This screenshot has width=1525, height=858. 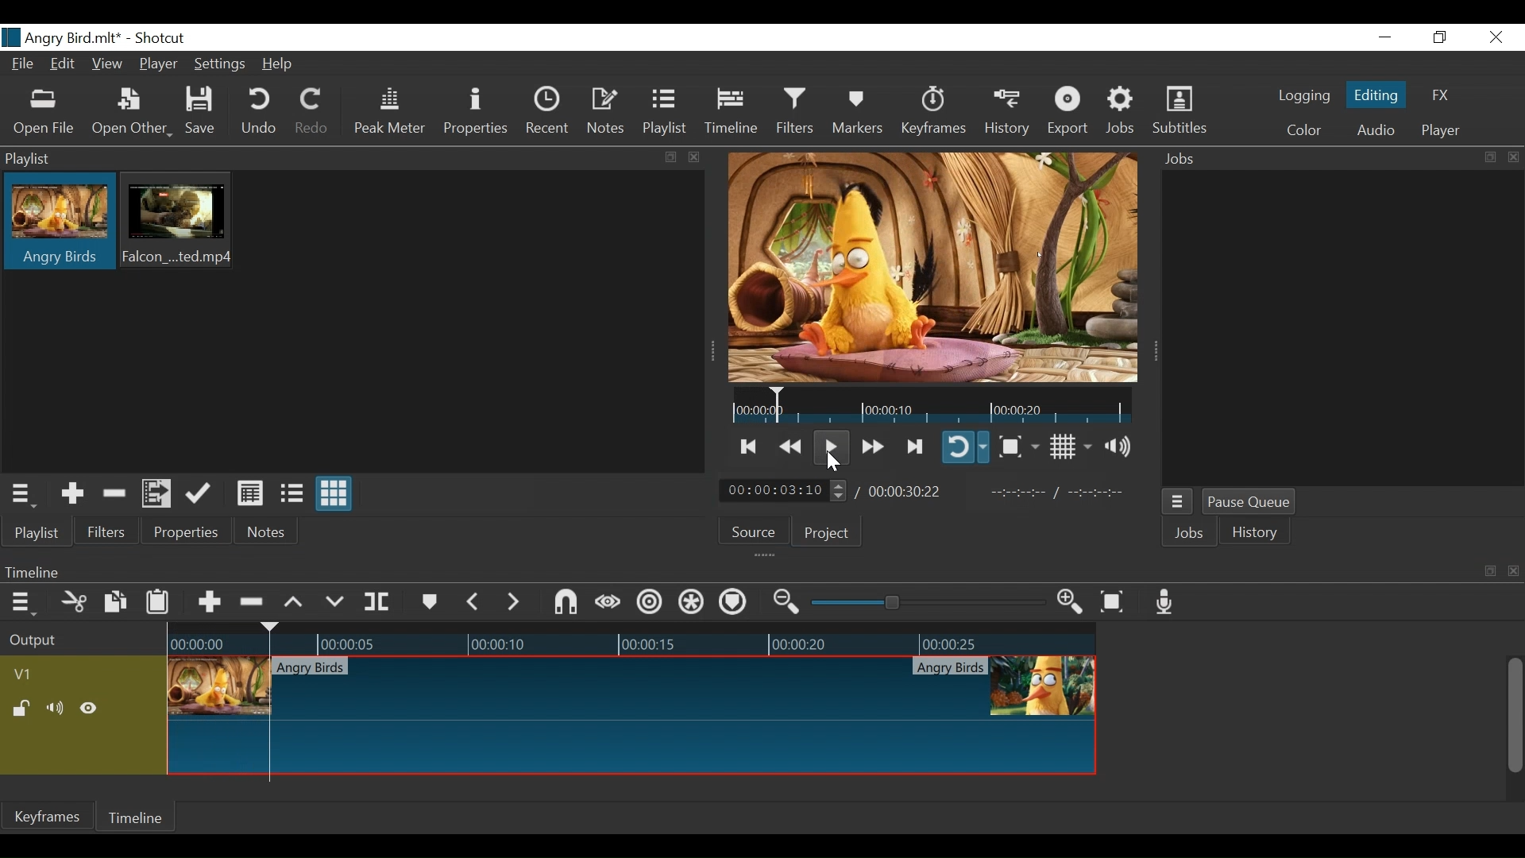 I want to click on Edit, so click(x=64, y=65).